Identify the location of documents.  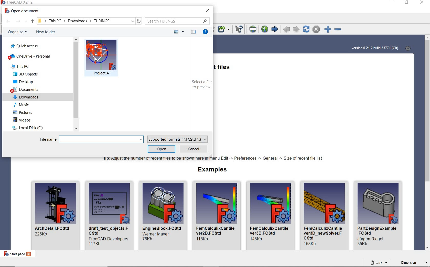
(26, 89).